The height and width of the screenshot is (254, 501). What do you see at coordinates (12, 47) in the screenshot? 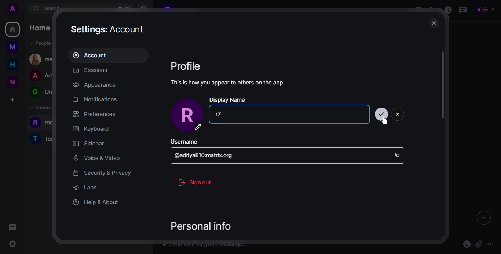
I see `myspace` at bounding box center [12, 47].